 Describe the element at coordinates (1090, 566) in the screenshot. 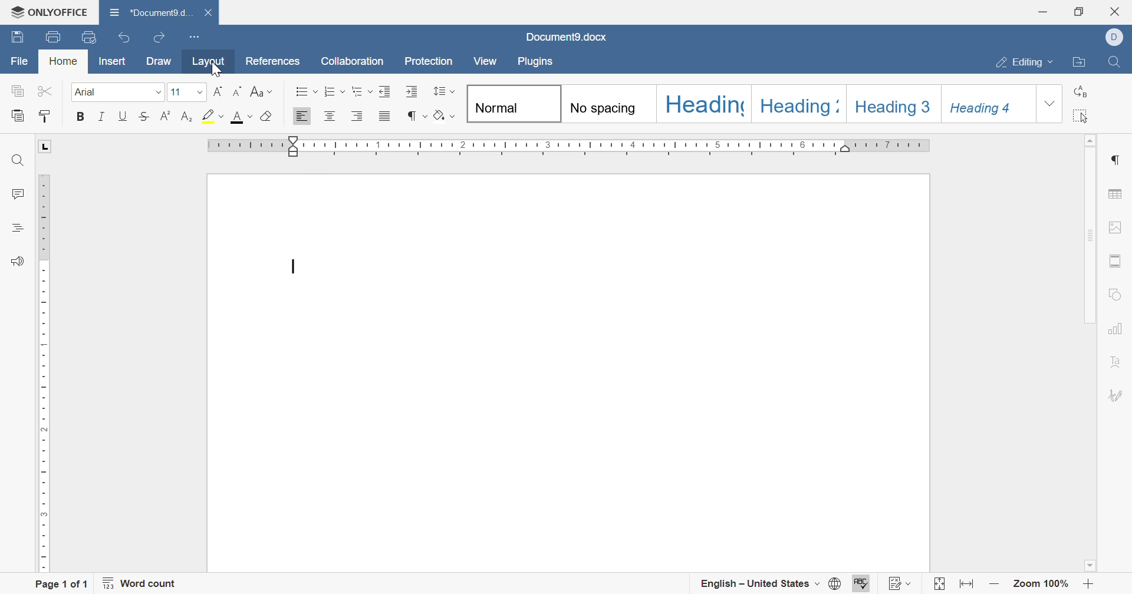

I see `scroll down` at that location.